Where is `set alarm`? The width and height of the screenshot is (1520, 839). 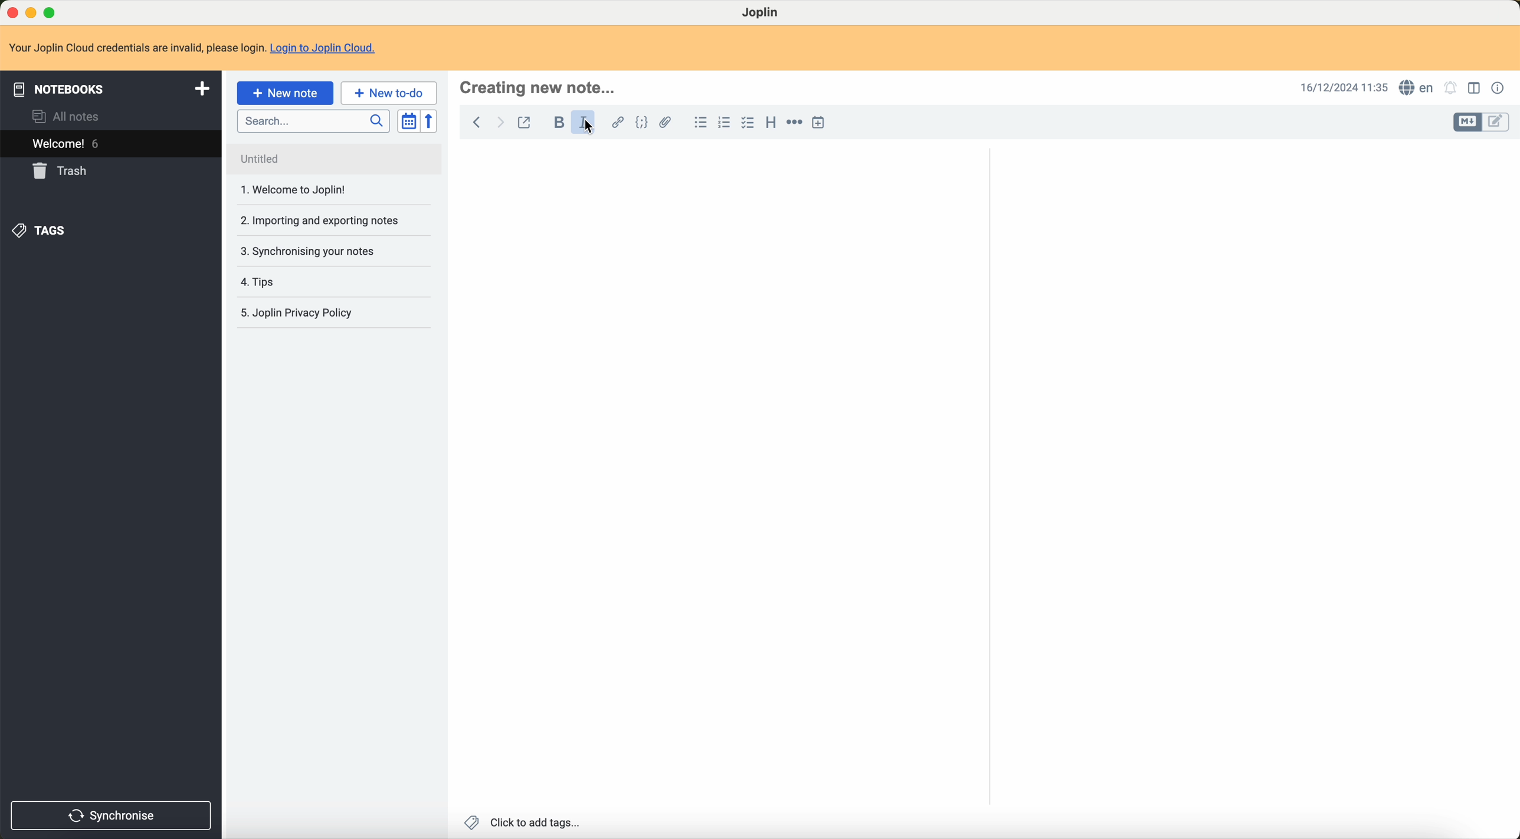
set alarm is located at coordinates (1453, 88).